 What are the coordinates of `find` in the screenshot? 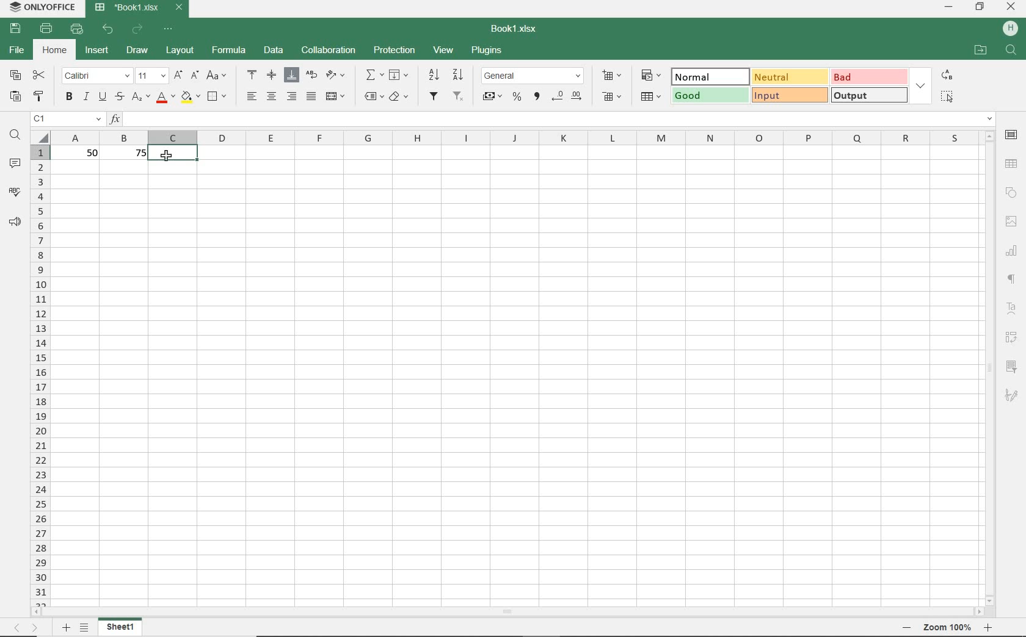 It's located at (15, 137).